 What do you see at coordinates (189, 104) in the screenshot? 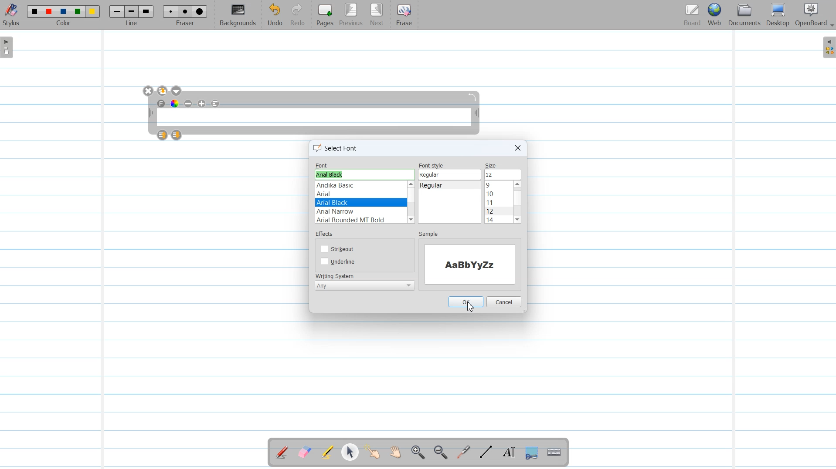
I see `Minimize text size` at bounding box center [189, 104].